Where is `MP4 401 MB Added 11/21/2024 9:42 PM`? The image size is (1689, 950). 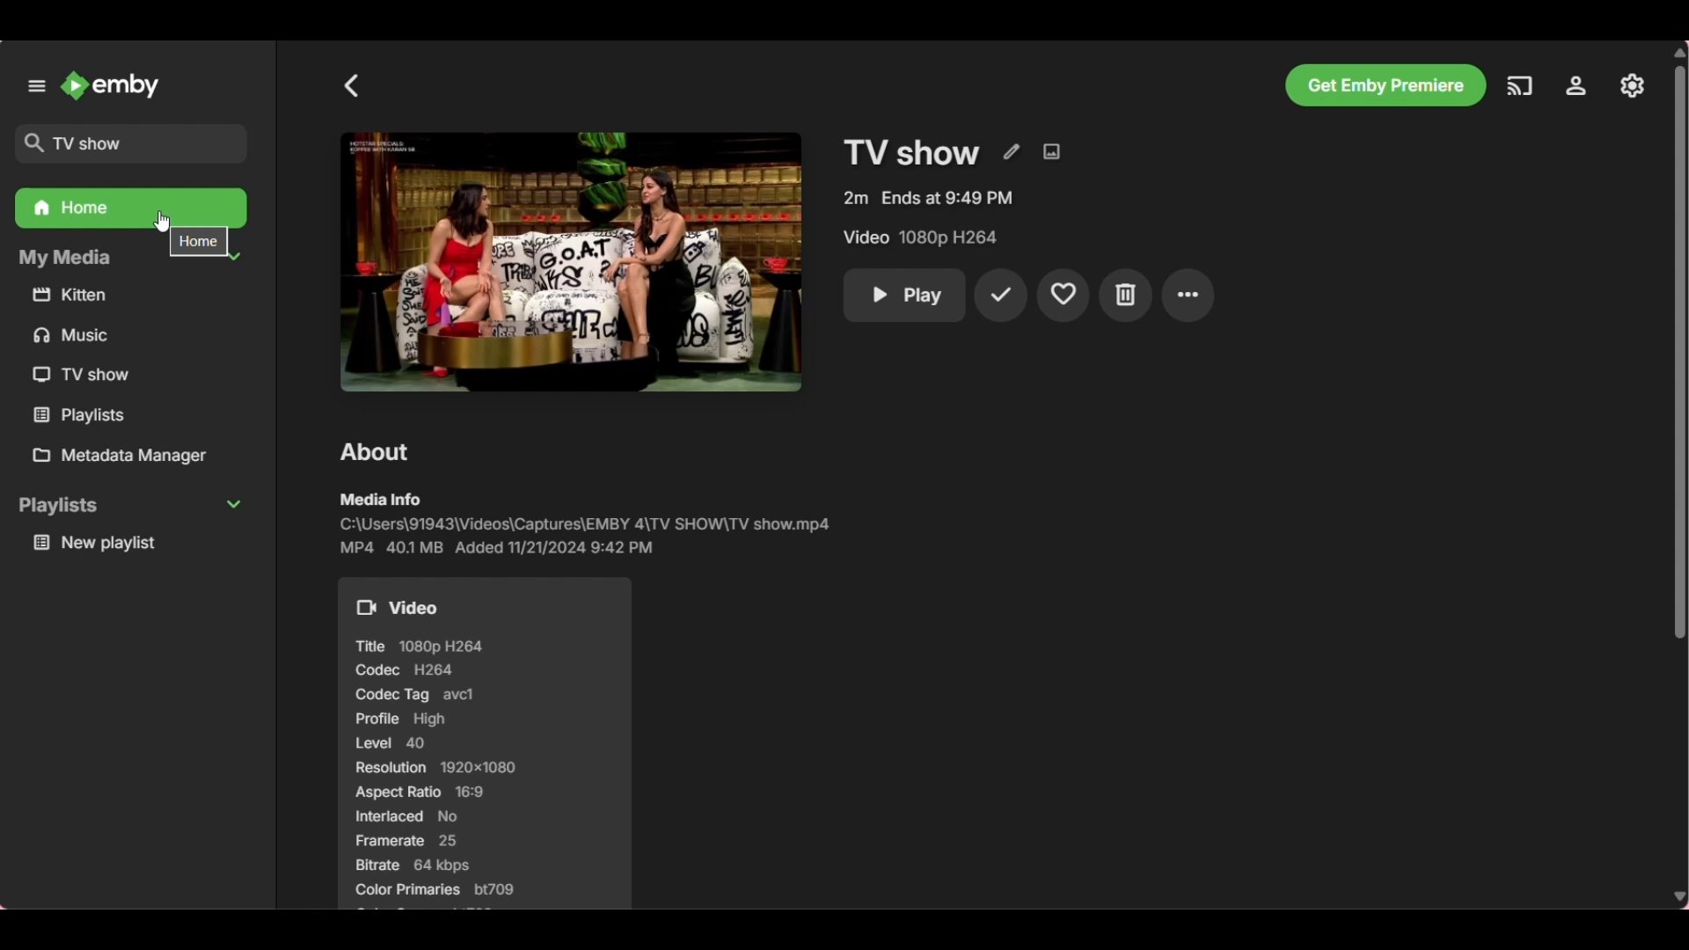 MP4 401 MB Added 11/21/2024 9:42 PM is located at coordinates (502, 547).